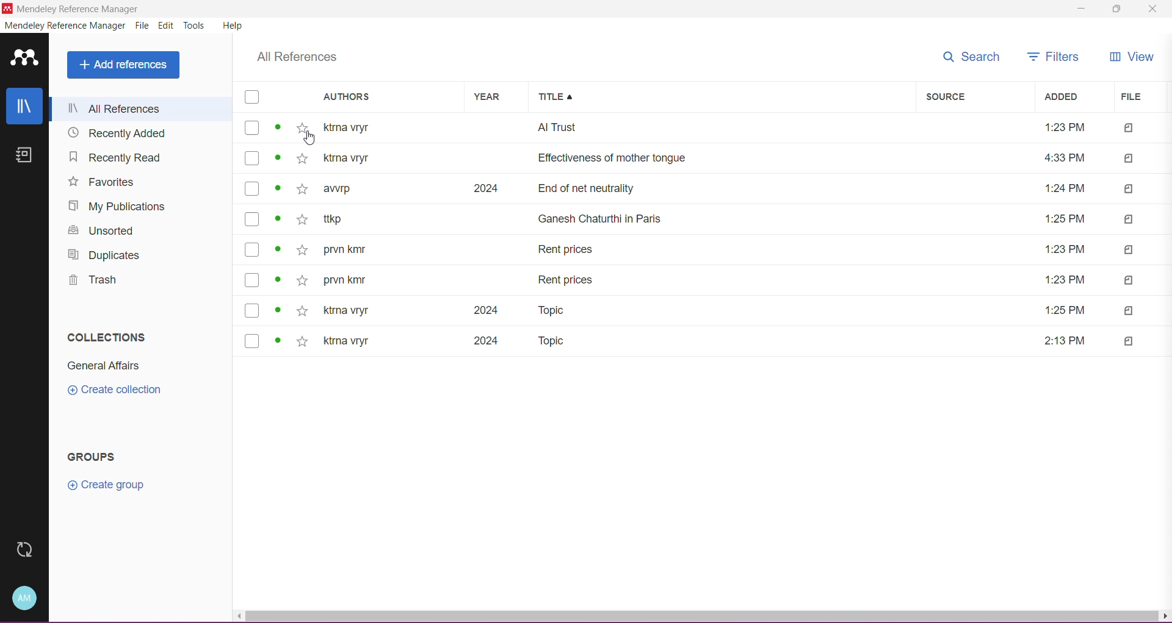  What do you see at coordinates (24, 597) in the screenshot?
I see `Account and Help` at bounding box center [24, 597].